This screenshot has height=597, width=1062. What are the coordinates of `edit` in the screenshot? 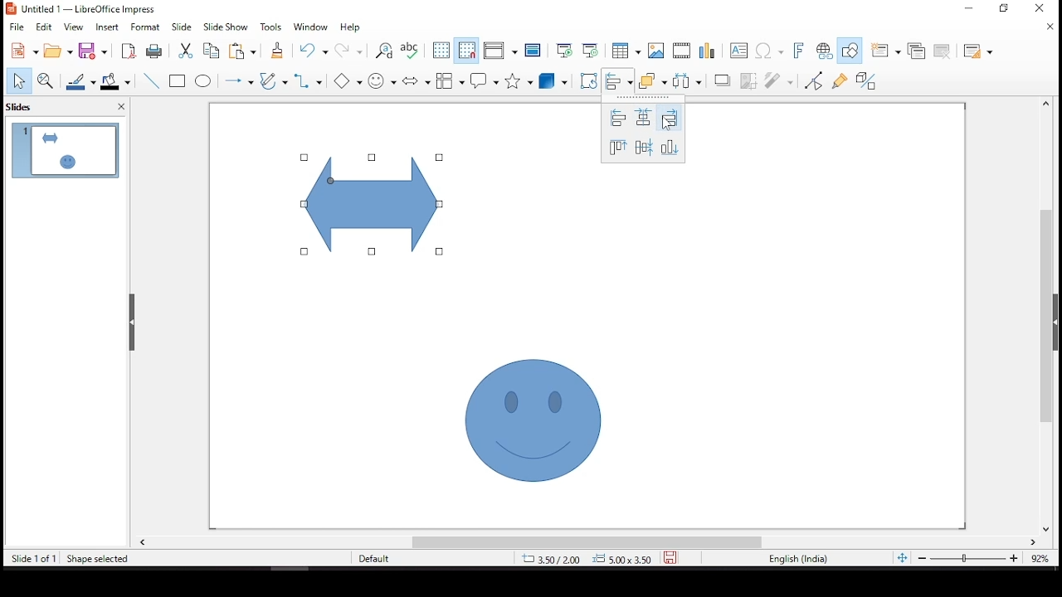 It's located at (44, 26).